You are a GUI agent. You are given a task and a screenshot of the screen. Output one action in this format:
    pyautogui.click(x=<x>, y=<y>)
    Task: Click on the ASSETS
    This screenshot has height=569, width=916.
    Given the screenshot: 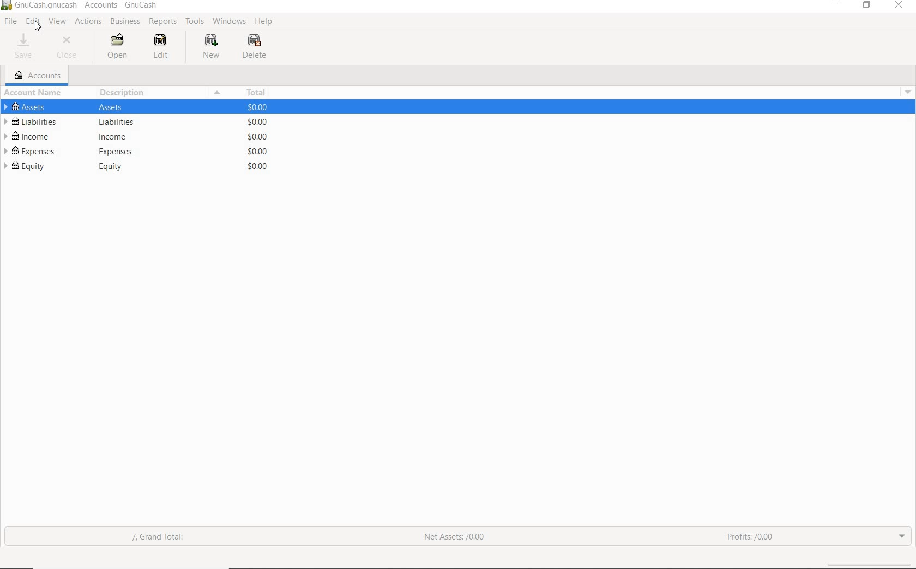 What is the action you would take?
    pyautogui.click(x=26, y=107)
    